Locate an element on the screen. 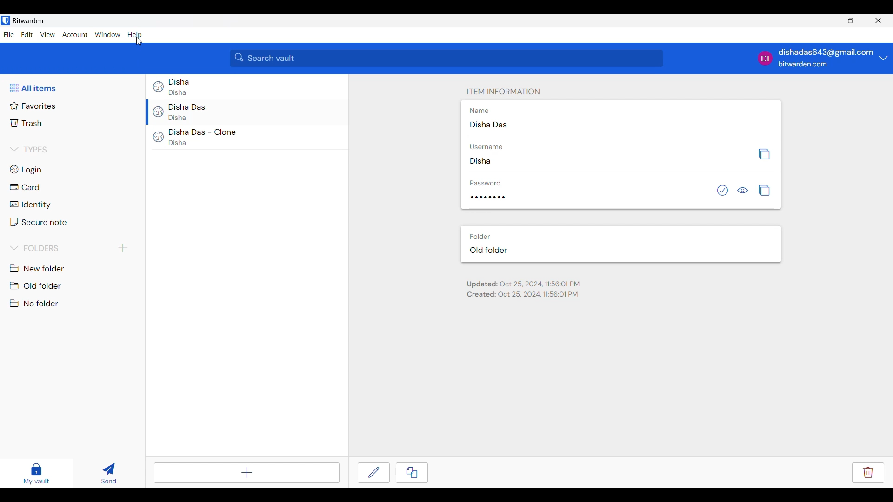 This screenshot has width=893, height=502. Show in smaller tab is located at coordinates (851, 20).